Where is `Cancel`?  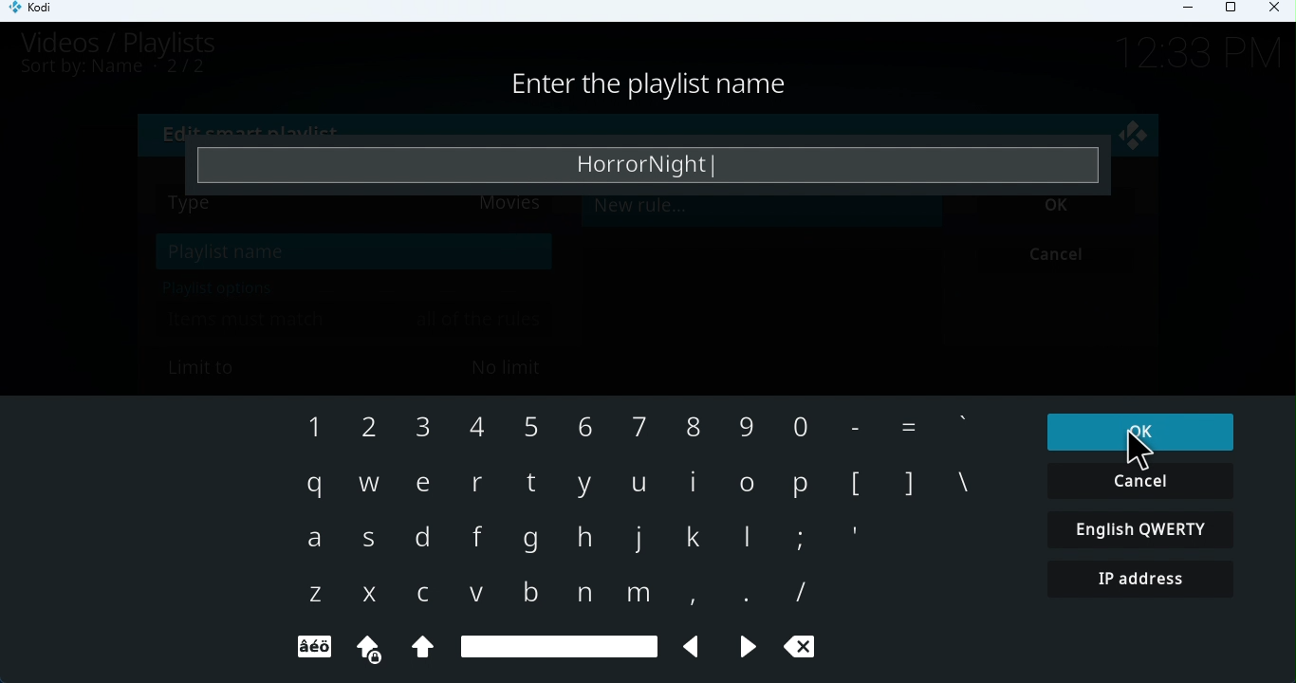
Cancel is located at coordinates (1140, 481).